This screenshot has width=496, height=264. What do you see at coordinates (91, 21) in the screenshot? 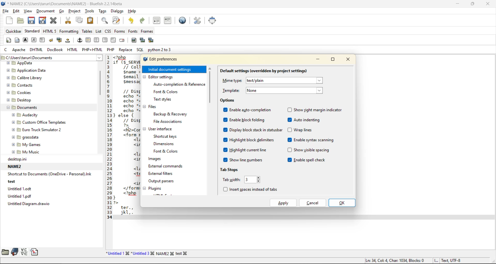
I see `paste` at bounding box center [91, 21].